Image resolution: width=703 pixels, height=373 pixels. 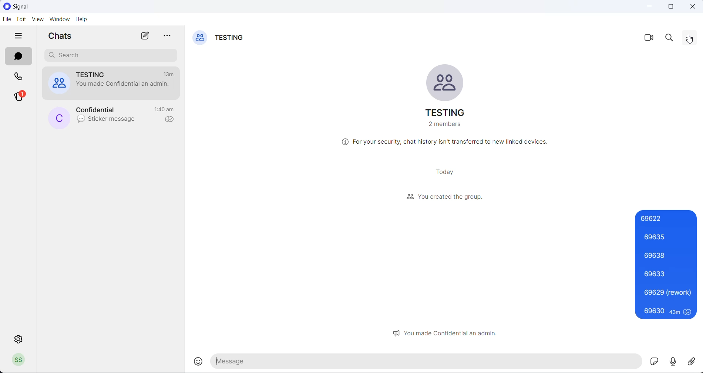 I want to click on profile, so click(x=21, y=360).